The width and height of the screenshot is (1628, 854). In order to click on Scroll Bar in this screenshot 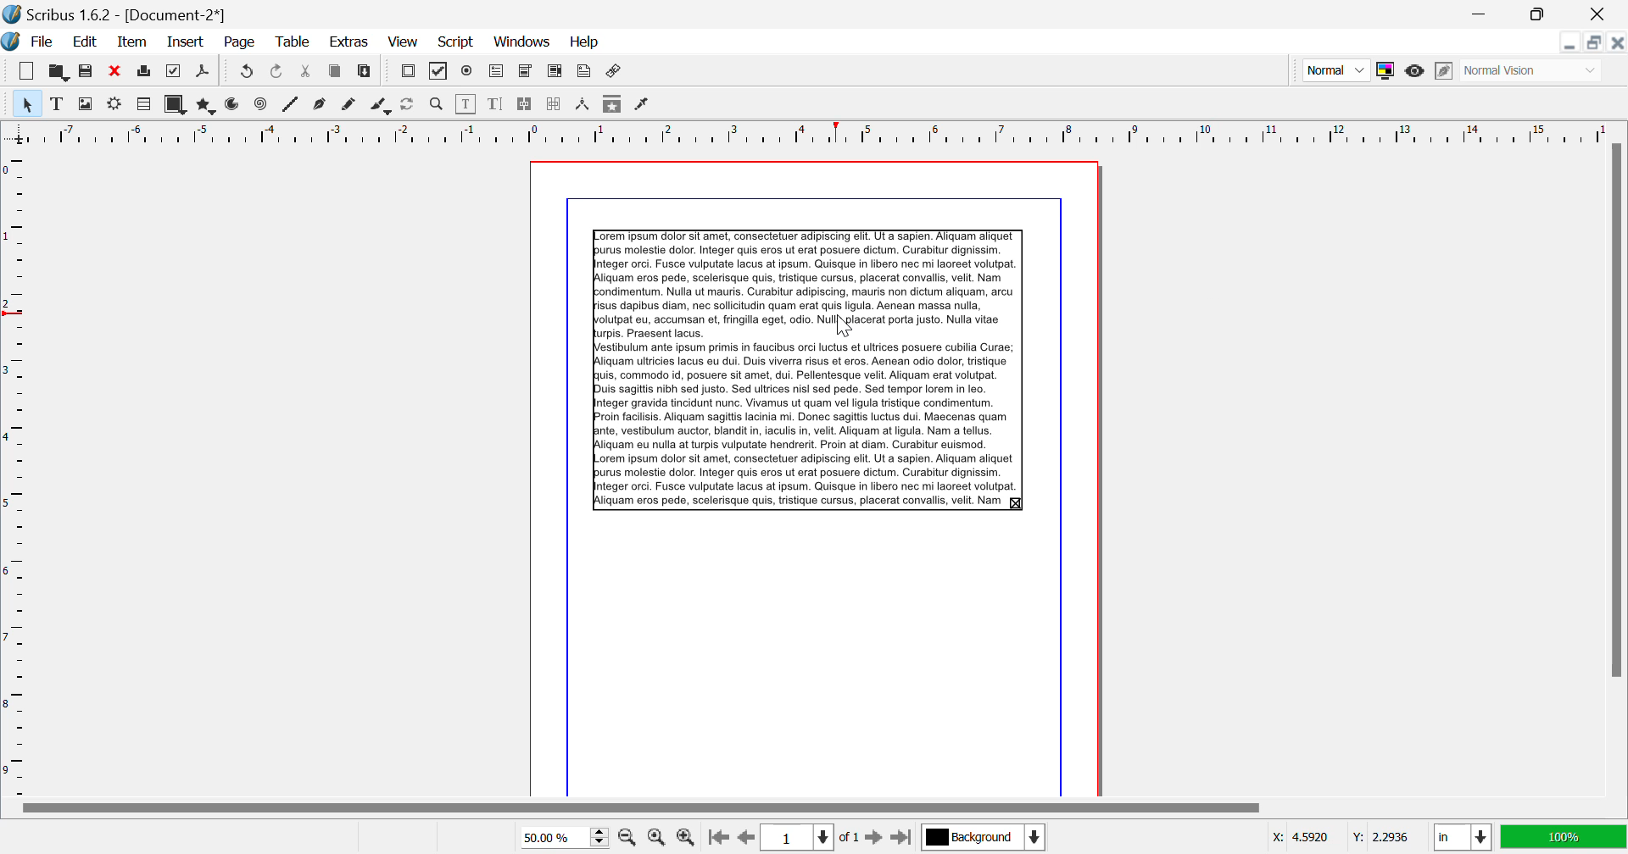, I will do `click(1617, 468)`.